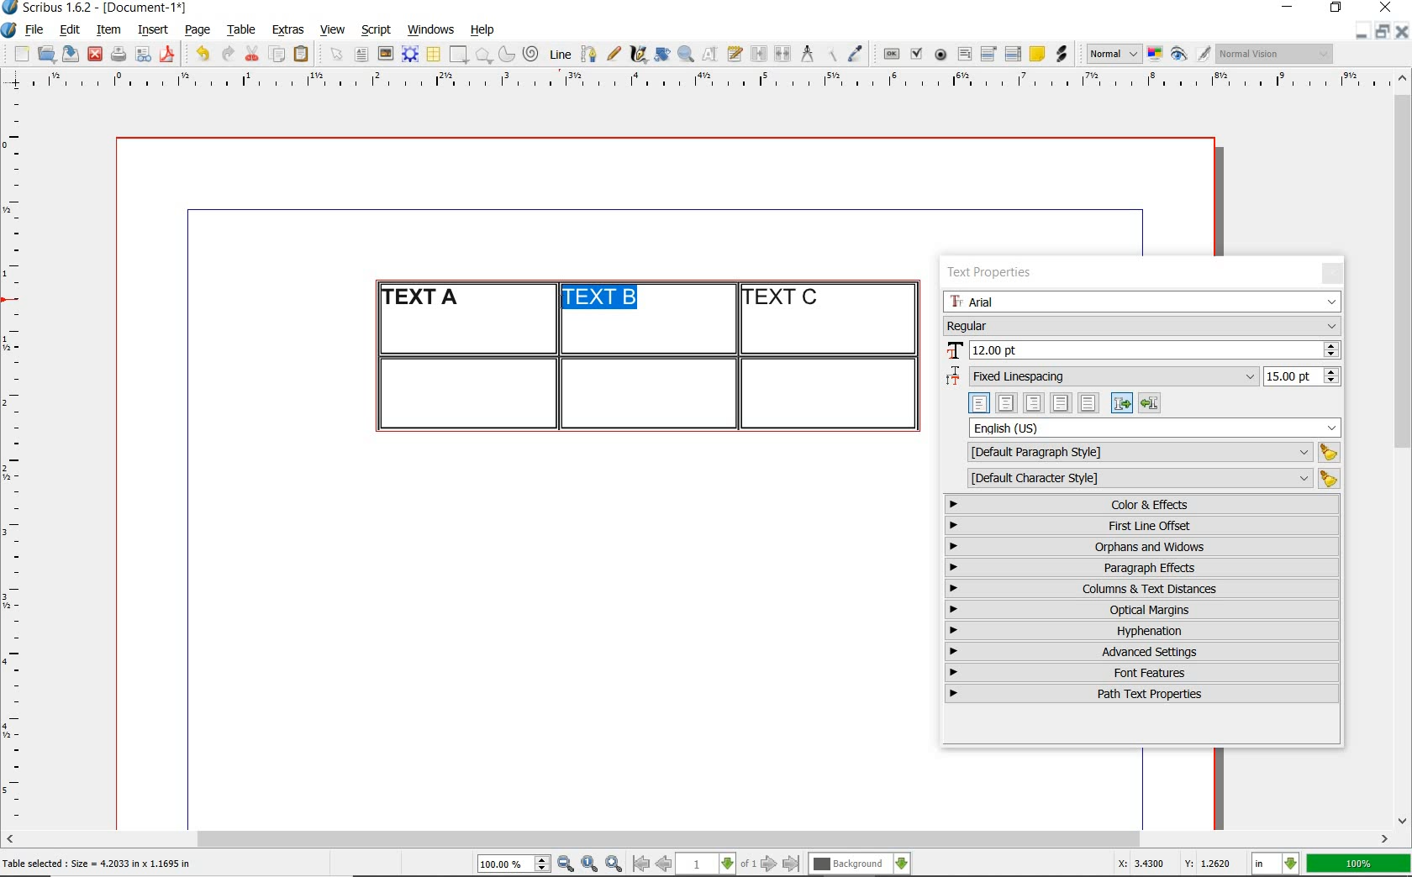  Describe the element at coordinates (1064, 402) in the screenshot. I see `text alignment` at that location.